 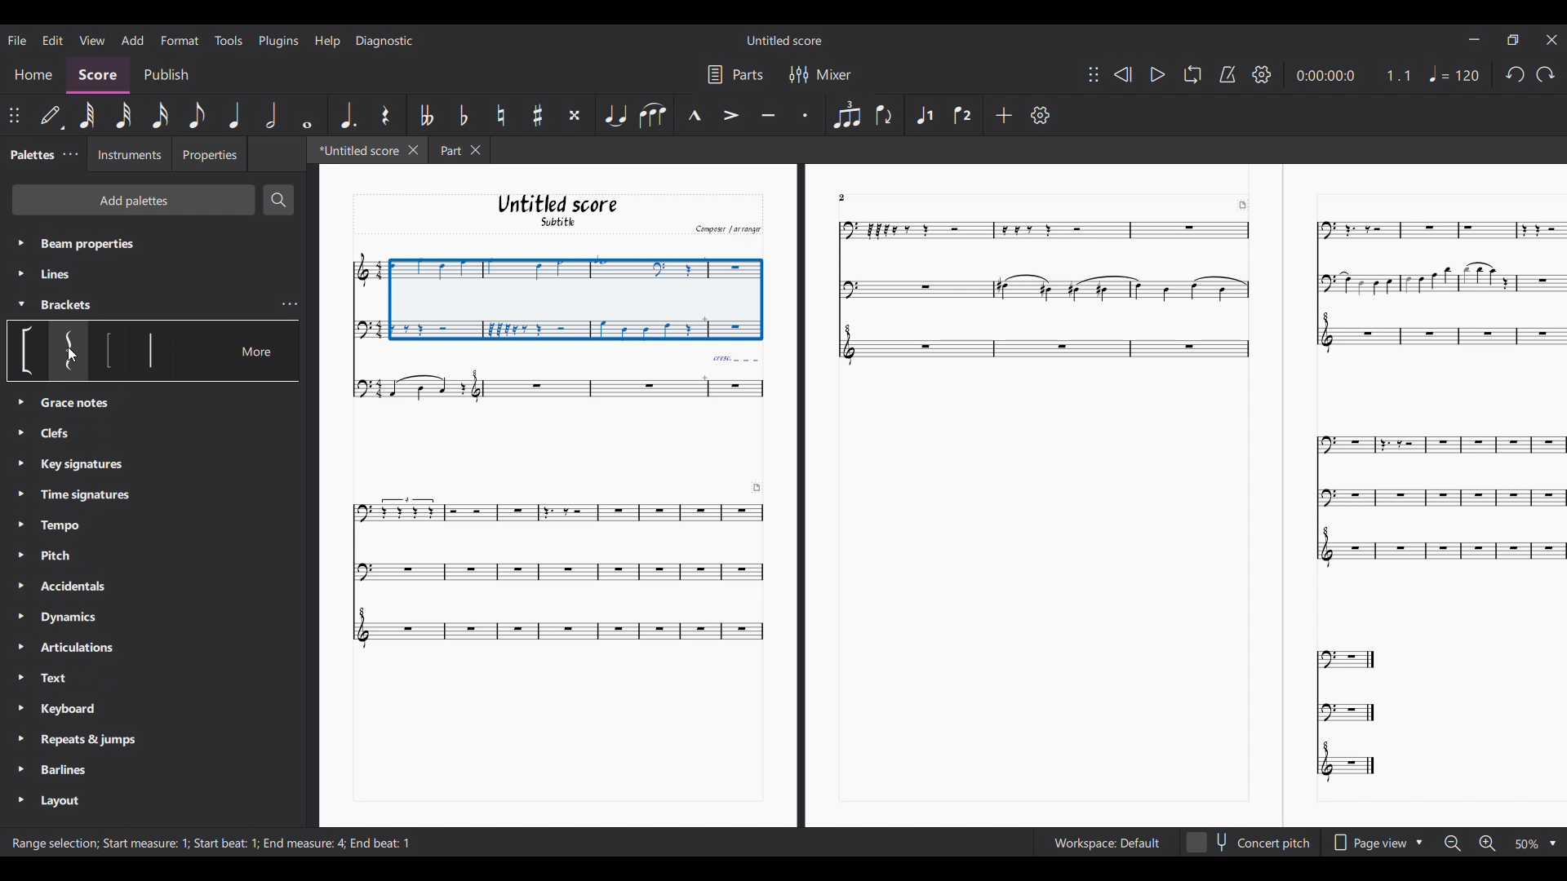 I want to click on Format, so click(x=180, y=40).